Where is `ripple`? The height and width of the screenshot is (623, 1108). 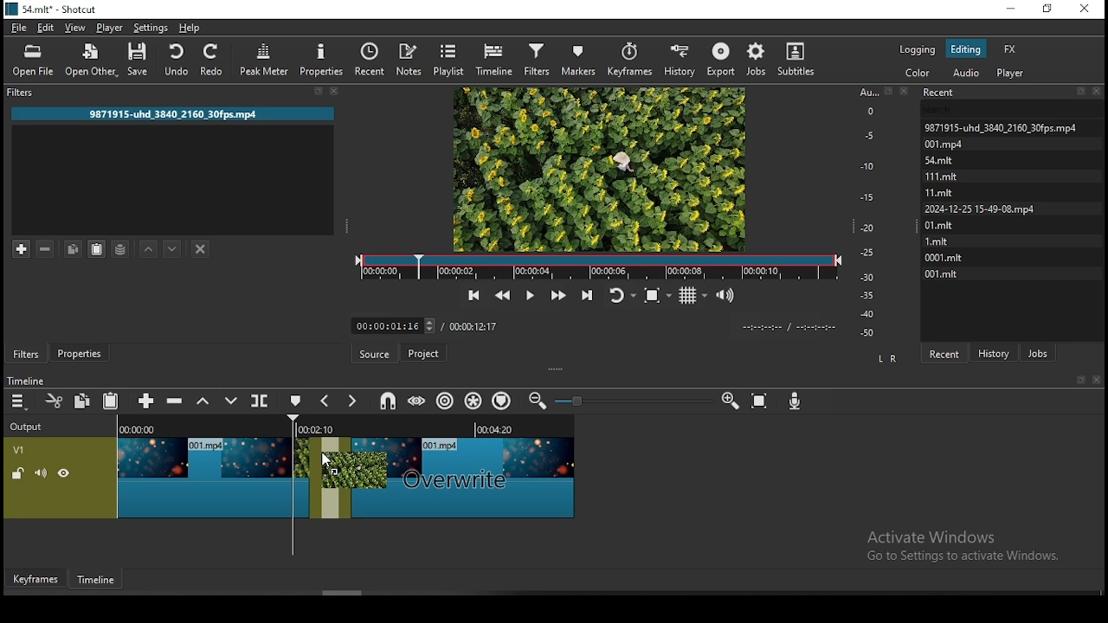 ripple is located at coordinates (442, 401).